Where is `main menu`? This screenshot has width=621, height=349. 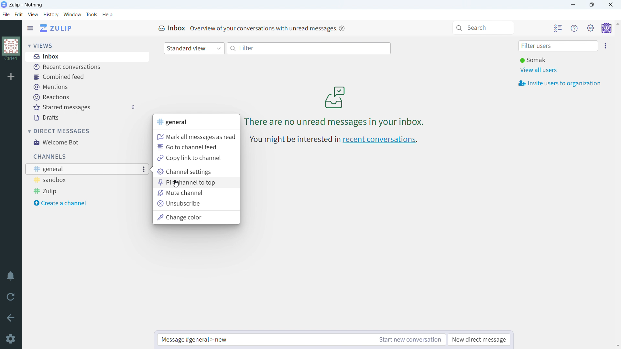
main menu is located at coordinates (591, 28).